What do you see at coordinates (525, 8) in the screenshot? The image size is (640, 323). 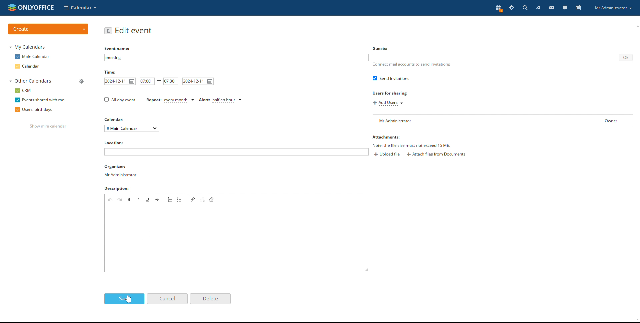 I see `search` at bounding box center [525, 8].